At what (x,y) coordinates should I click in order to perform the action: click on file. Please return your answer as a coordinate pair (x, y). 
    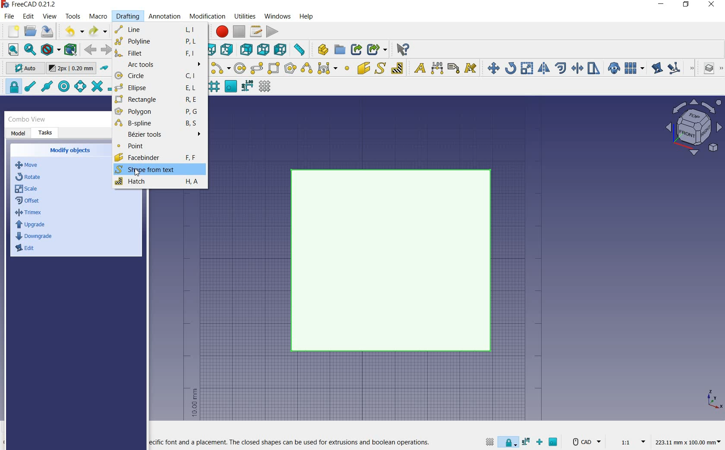
    Looking at the image, I should click on (10, 17).